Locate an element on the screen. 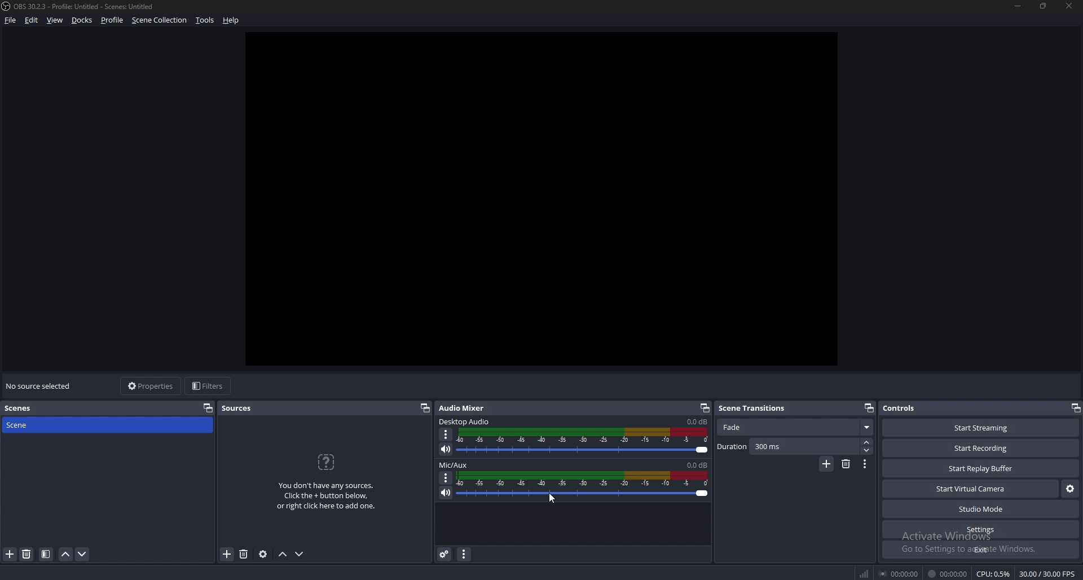  duration is located at coordinates (789, 447).